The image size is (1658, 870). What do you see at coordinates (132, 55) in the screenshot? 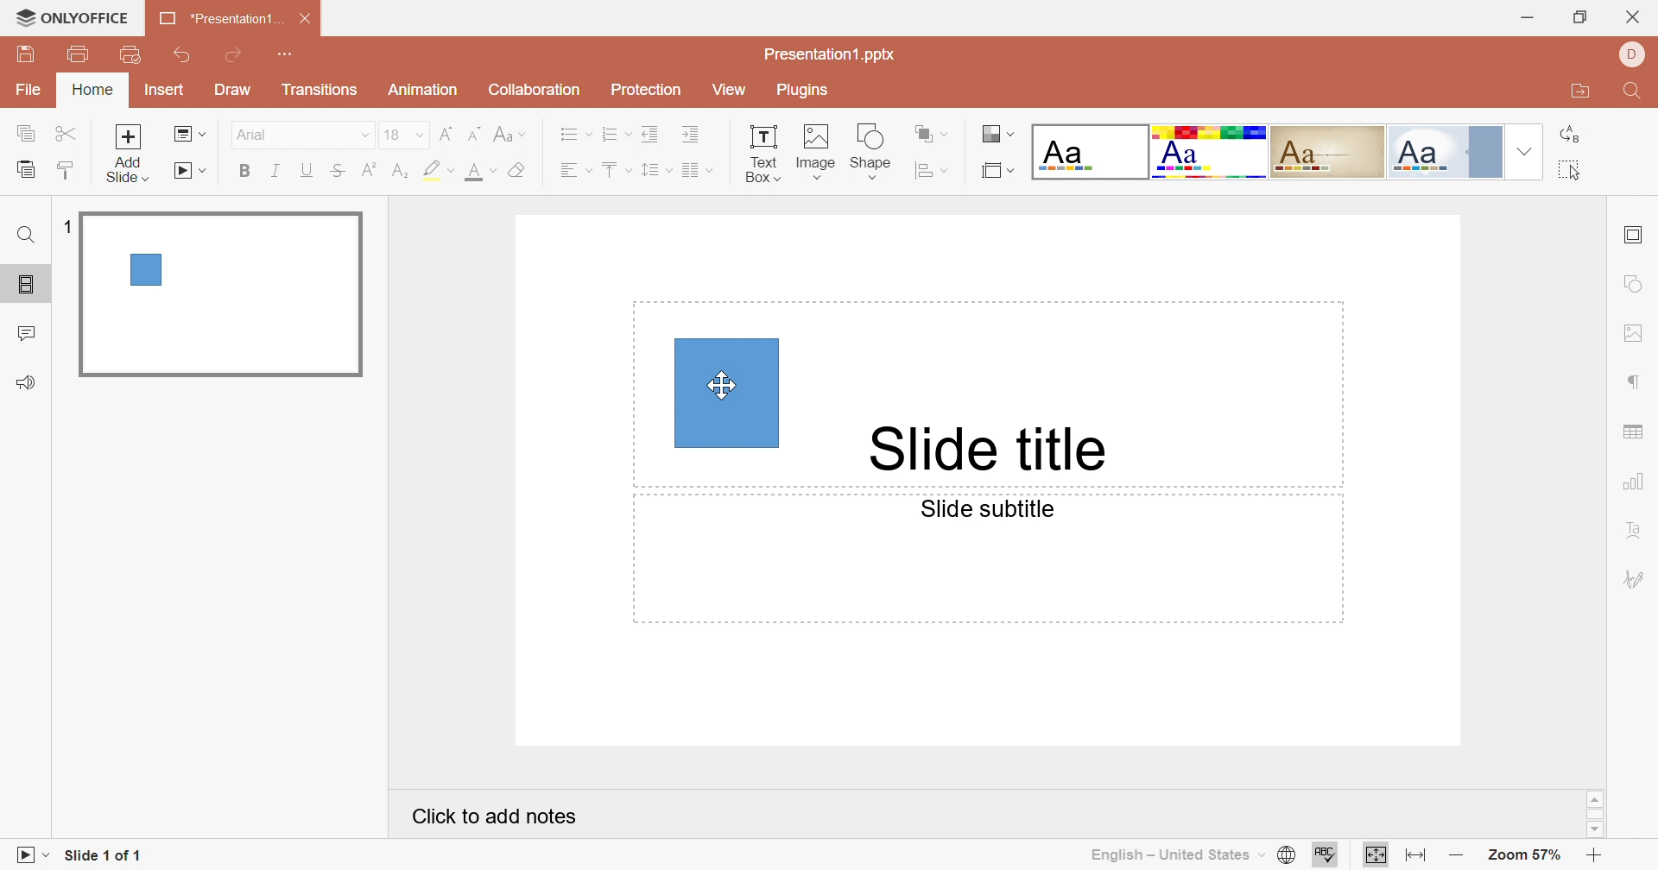
I see `Customize Quick Access Toolbar` at bounding box center [132, 55].